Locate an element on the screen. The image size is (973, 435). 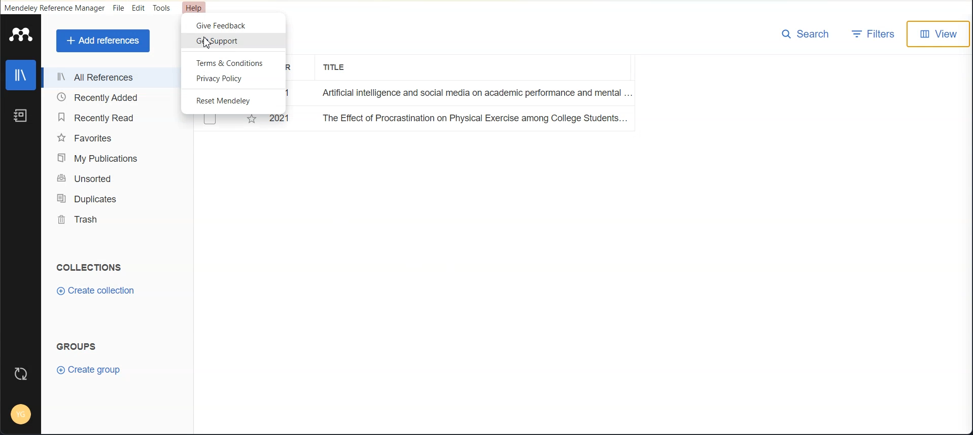
Mendeley Reference Manager is located at coordinates (55, 8).